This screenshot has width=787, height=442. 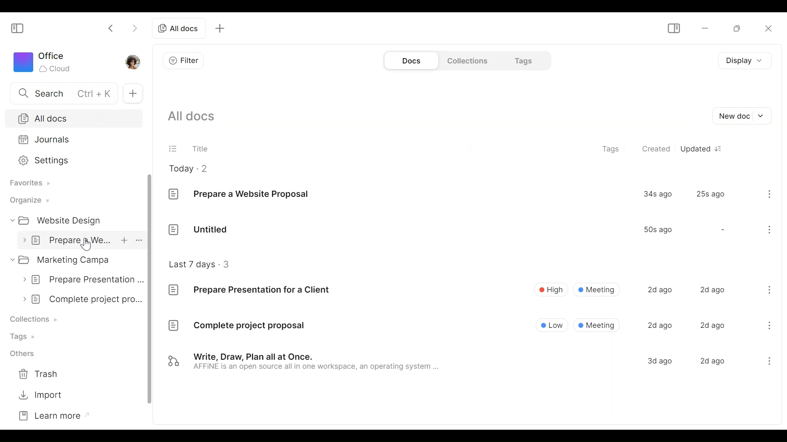 What do you see at coordinates (27, 185) in the screenshot?
I see `Favorites` at bounding box center [27, 185].